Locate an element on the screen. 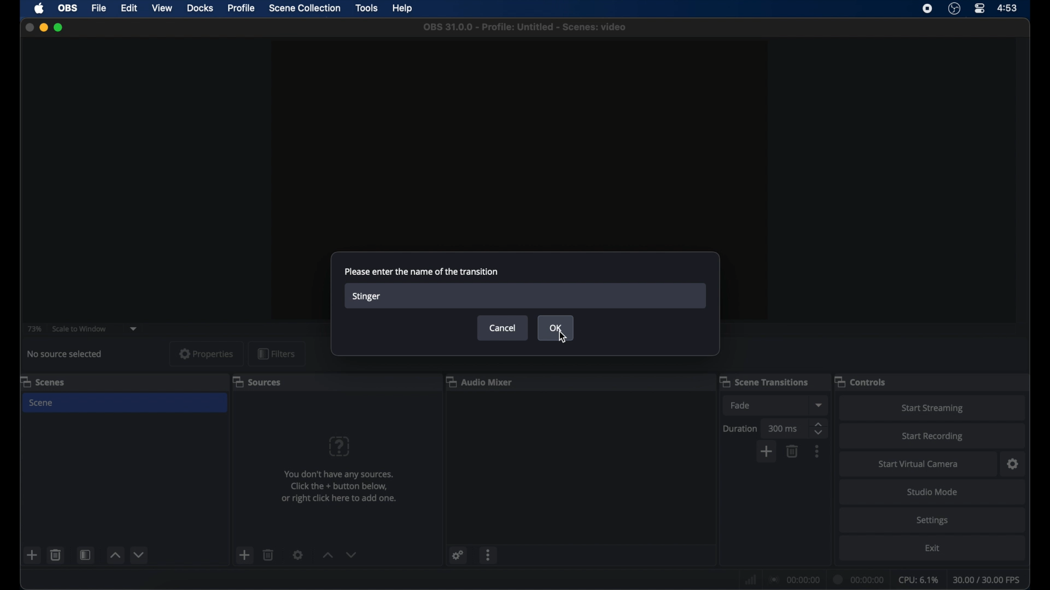 The image size is (1050, 590). more options is located at coordinates (818, 451).